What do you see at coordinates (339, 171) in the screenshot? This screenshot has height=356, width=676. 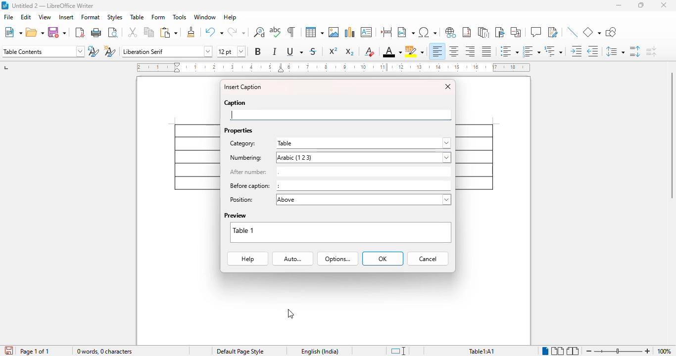 I see `after number:  . ` at bounding box center [339, 171].